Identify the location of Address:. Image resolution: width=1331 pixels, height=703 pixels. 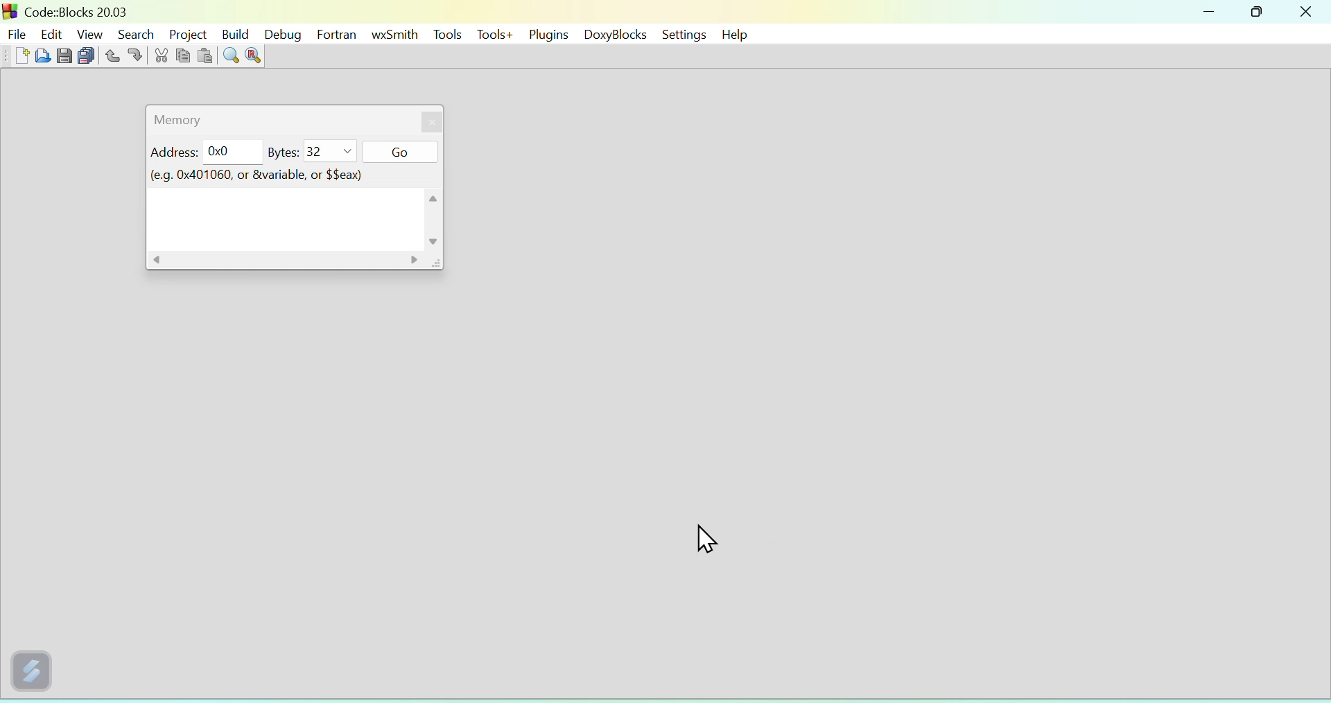
(175, 153).